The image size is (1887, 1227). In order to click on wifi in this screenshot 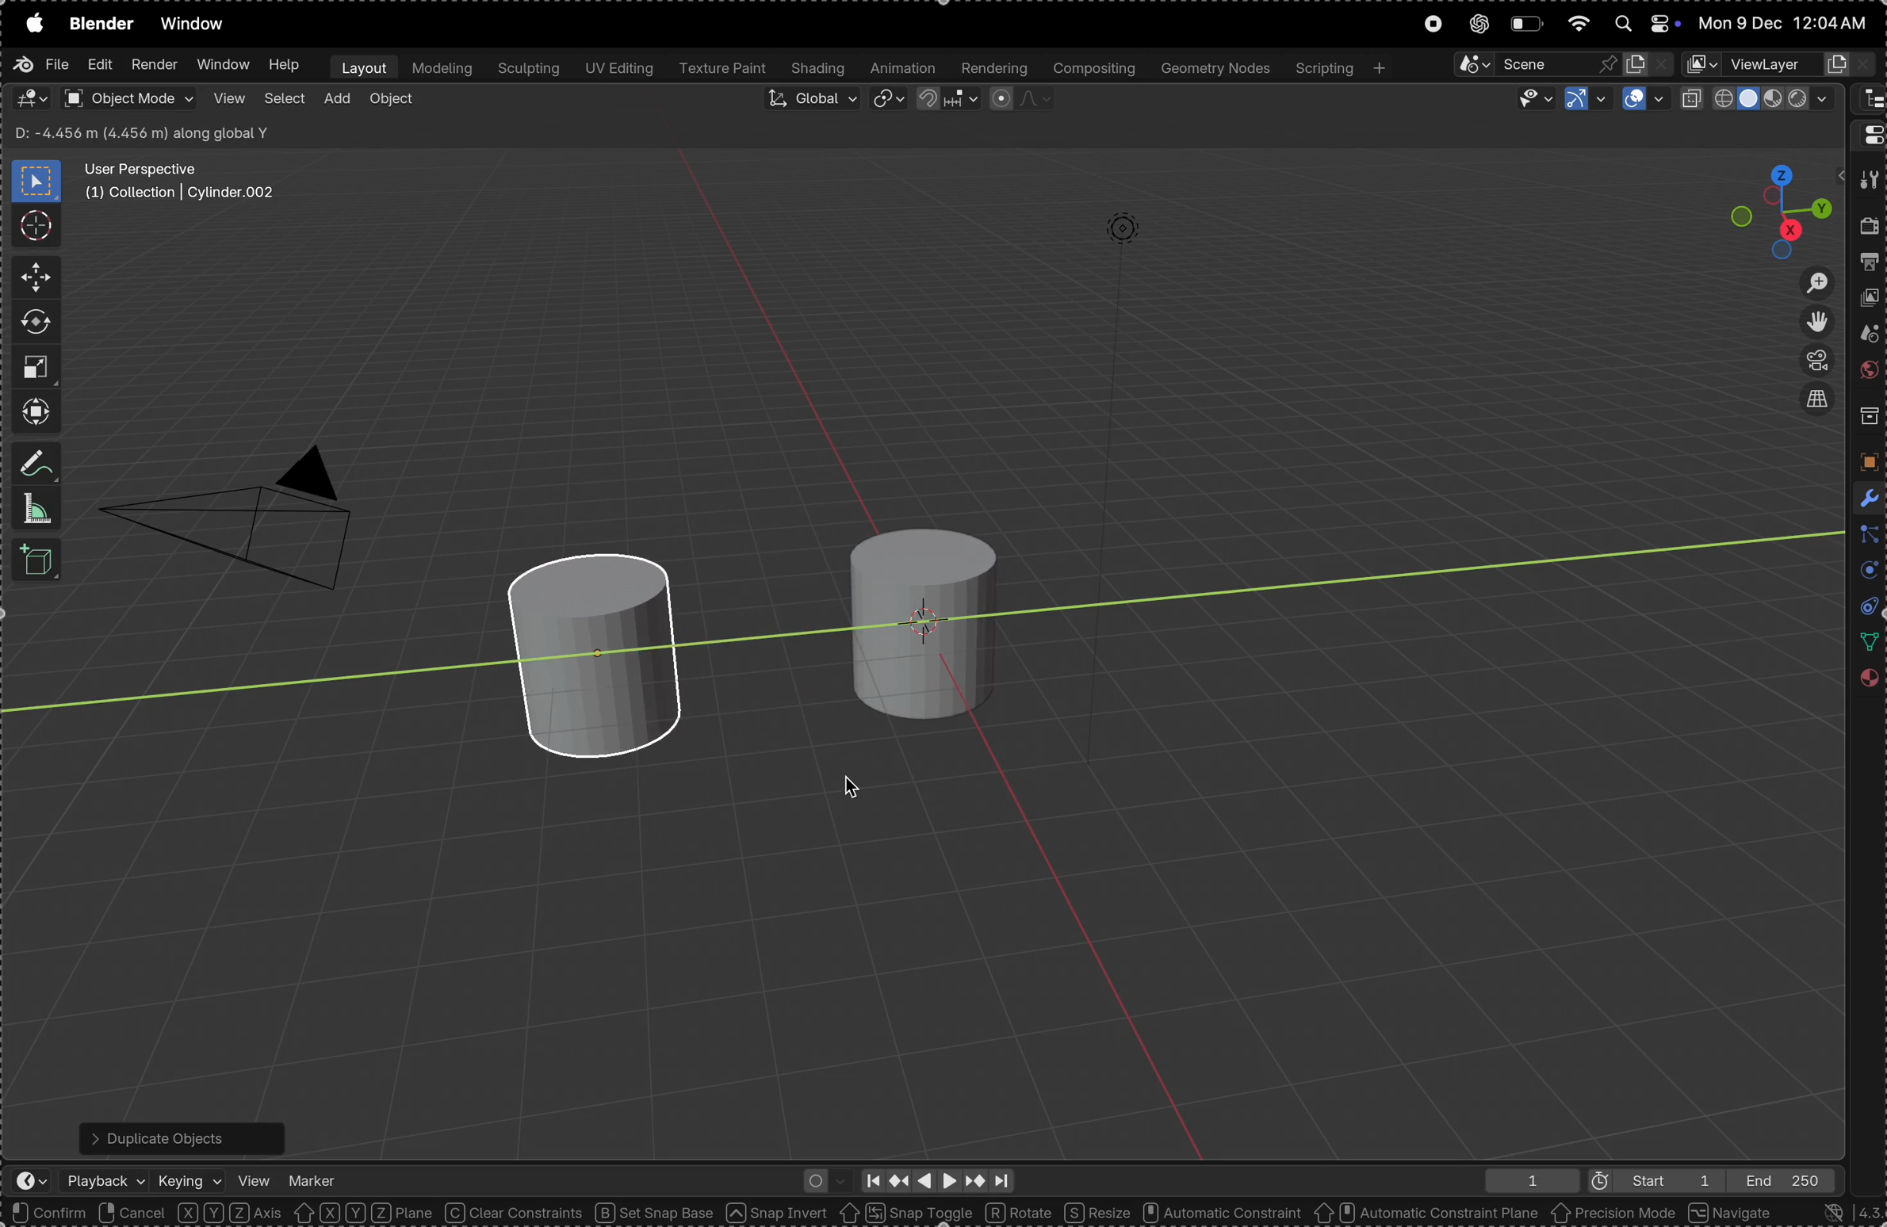, I will do `click(1577, 22)`.